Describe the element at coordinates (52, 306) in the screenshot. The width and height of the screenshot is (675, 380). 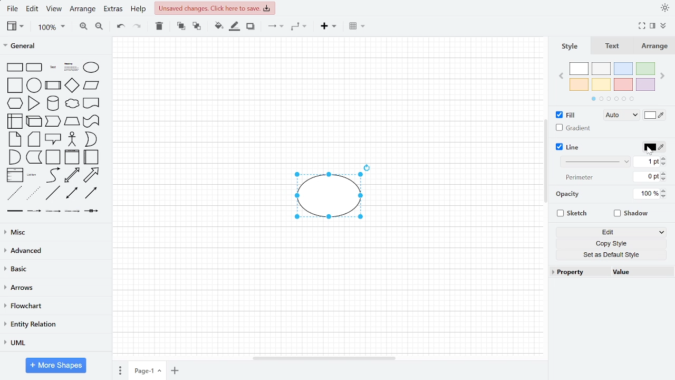
I see `flowchart` at that location.